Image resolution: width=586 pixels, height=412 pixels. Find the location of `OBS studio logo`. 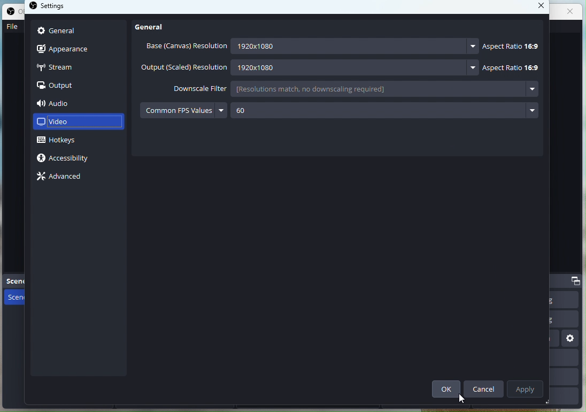

OBS studio logo is located at coordinates (34, 7).